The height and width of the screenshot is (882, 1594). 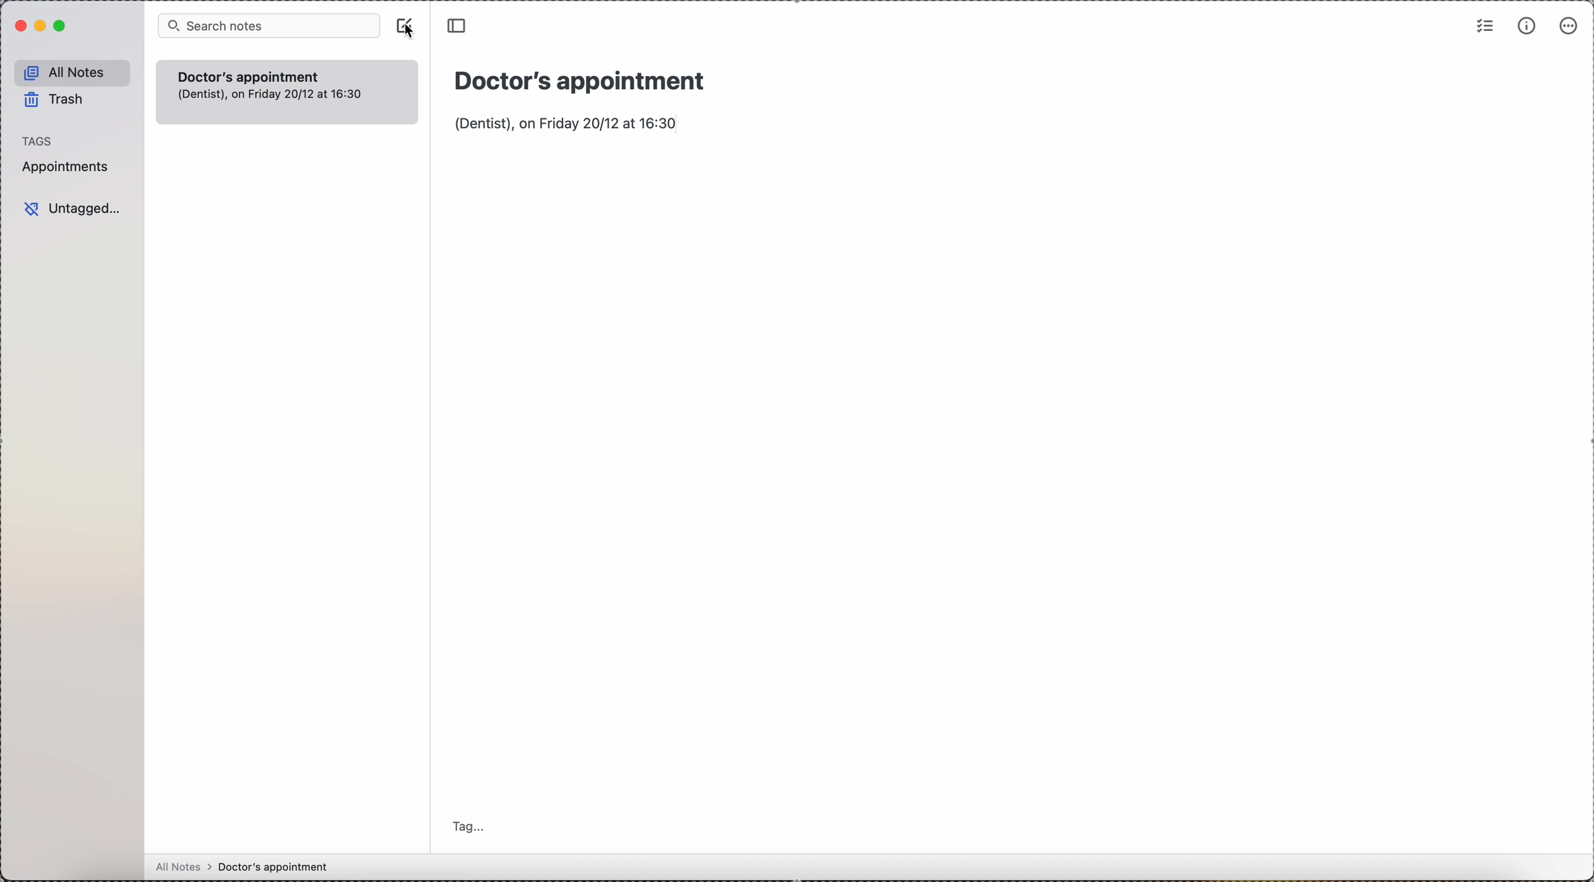 What do you see at coordinates (70, 208) in the screenshot?
I see `untagged` at bounding box center [70, 208].